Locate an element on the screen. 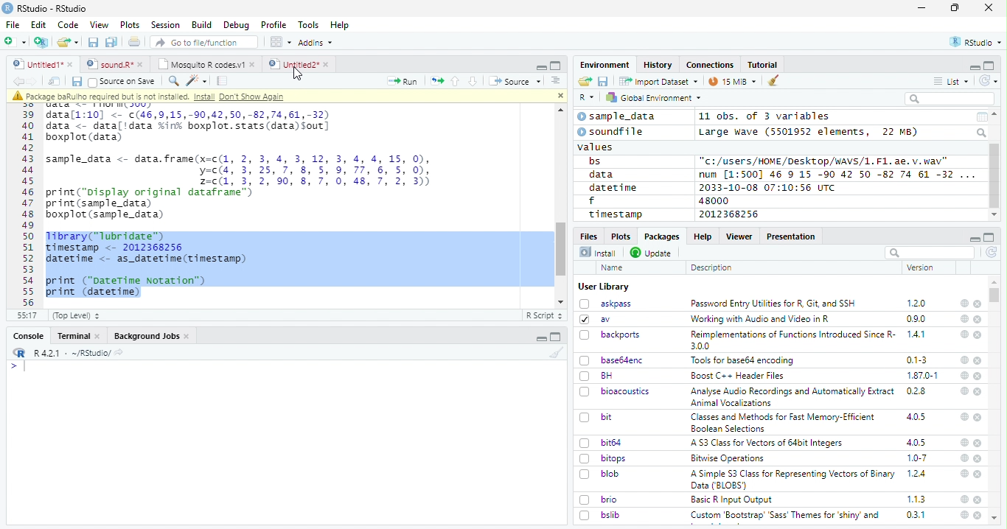 This screenshot has width=1007, height=529. Go to next section is located at coordinates (475, 81).